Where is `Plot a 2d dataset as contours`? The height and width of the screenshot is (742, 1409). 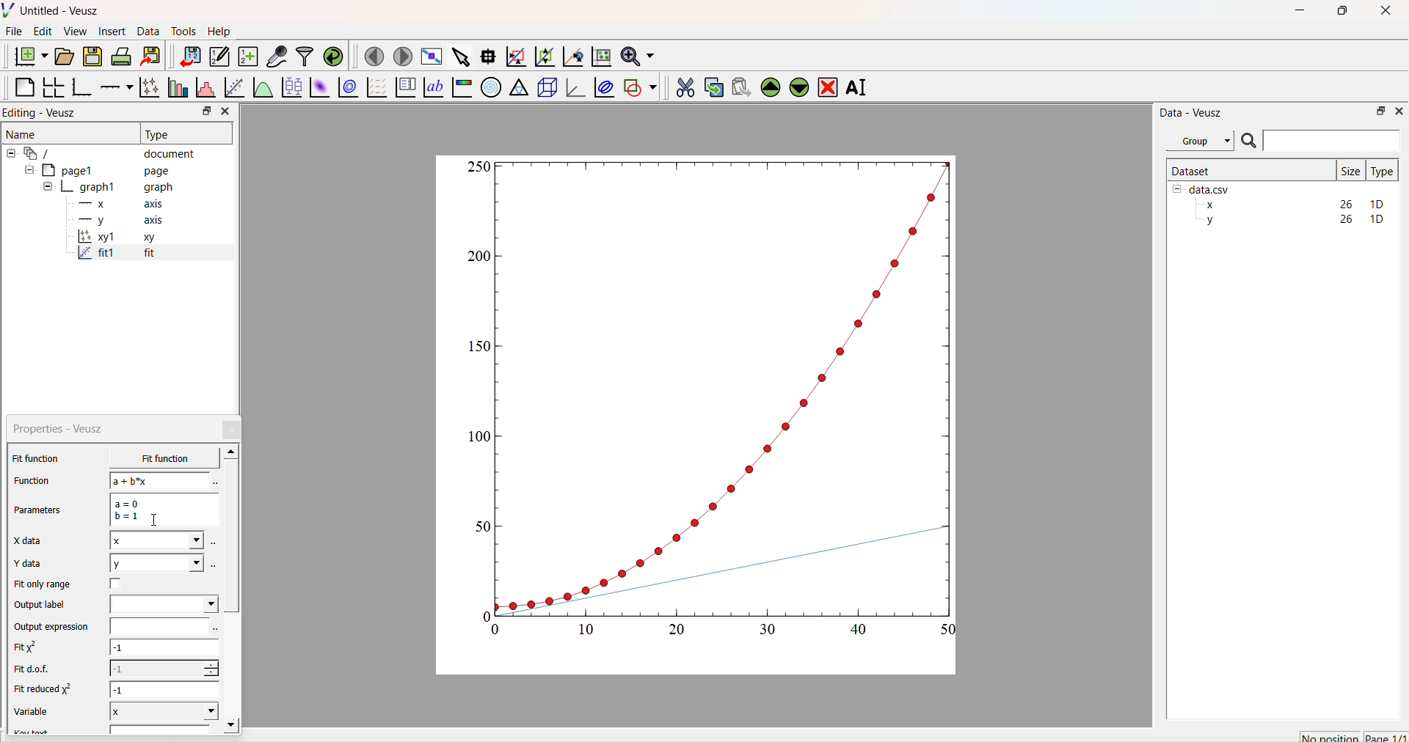
Plot a 2d dataset as contours is located at coordinates (347, 89).